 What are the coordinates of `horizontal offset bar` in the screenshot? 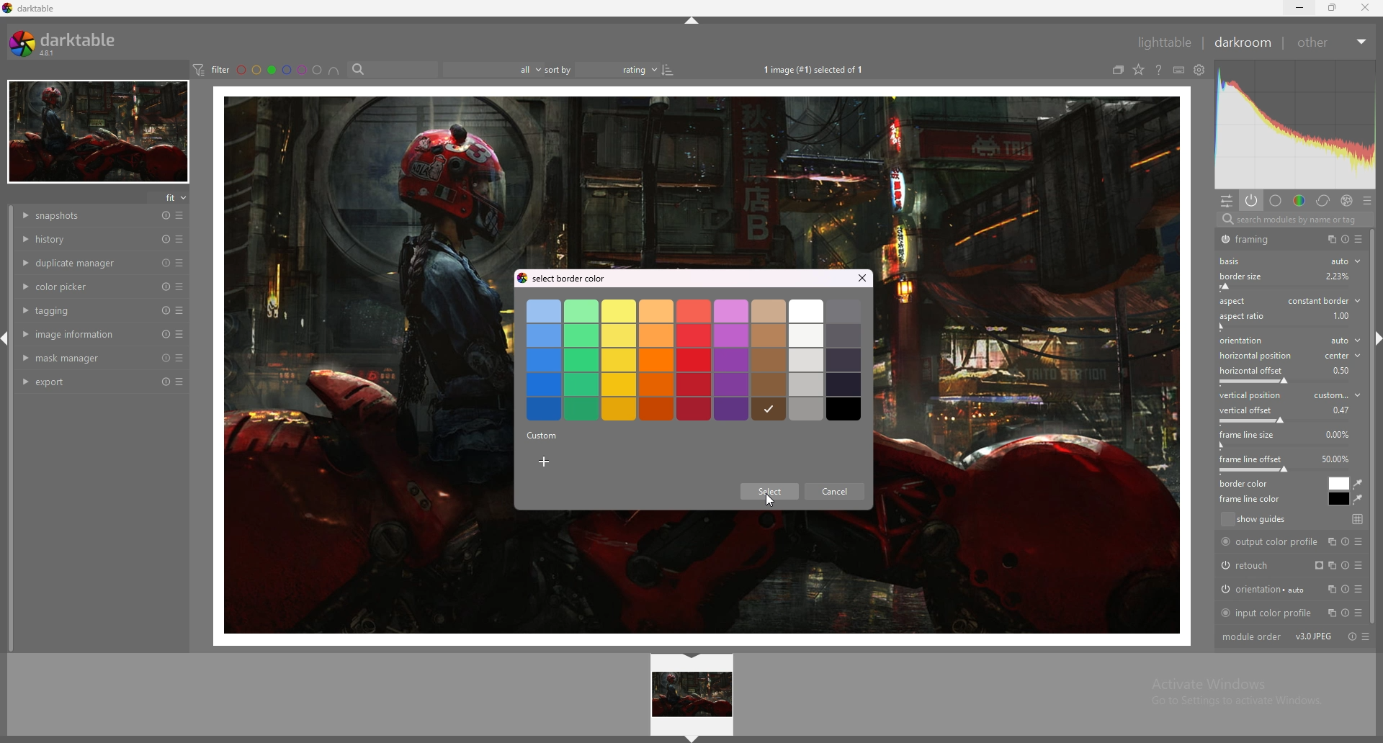 It's located at (1284, 380).